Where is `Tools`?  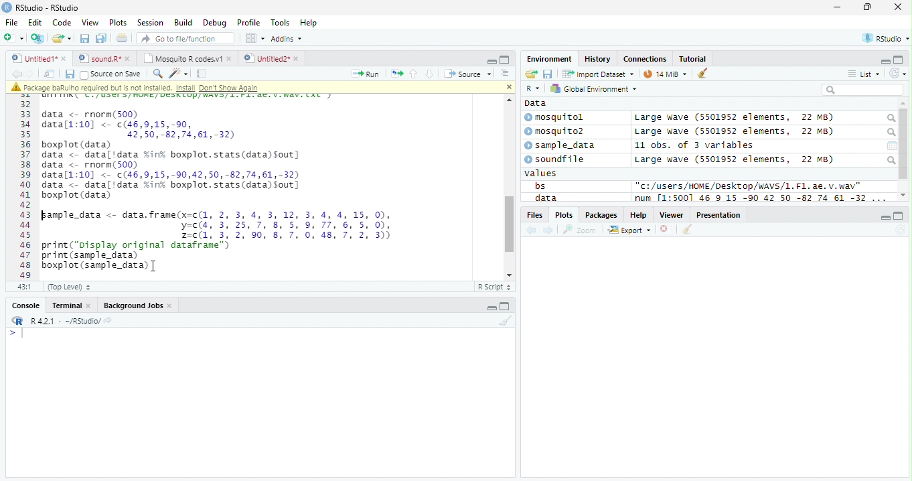 Tools is located at coordinates (280, 23).